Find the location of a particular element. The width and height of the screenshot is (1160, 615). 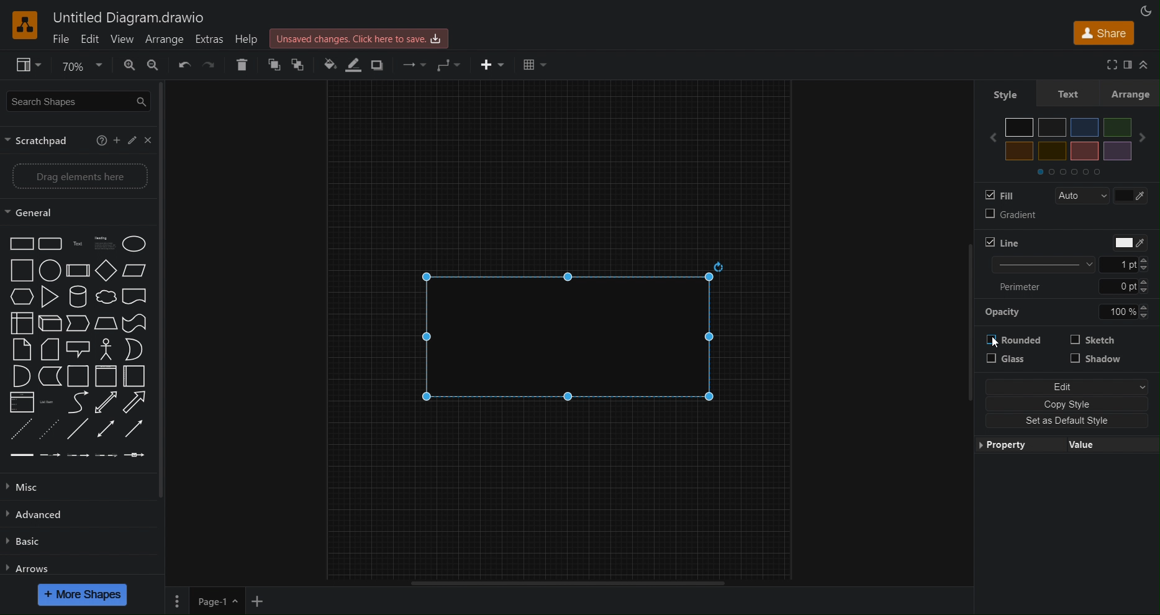

Line Color is located at coordinates (1128, 242).